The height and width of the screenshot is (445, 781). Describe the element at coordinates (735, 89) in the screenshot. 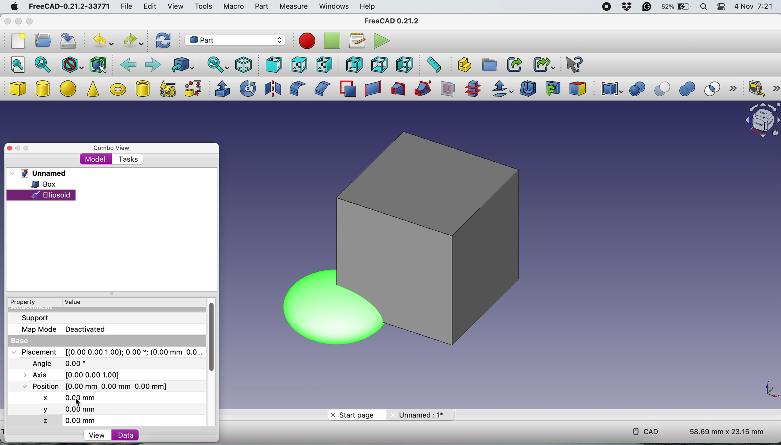

I see `more options` at that location.